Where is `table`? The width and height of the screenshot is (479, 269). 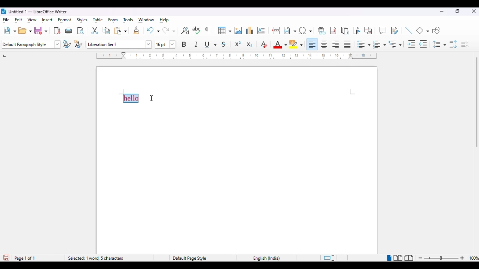
table is located at coordinates (98, 20).